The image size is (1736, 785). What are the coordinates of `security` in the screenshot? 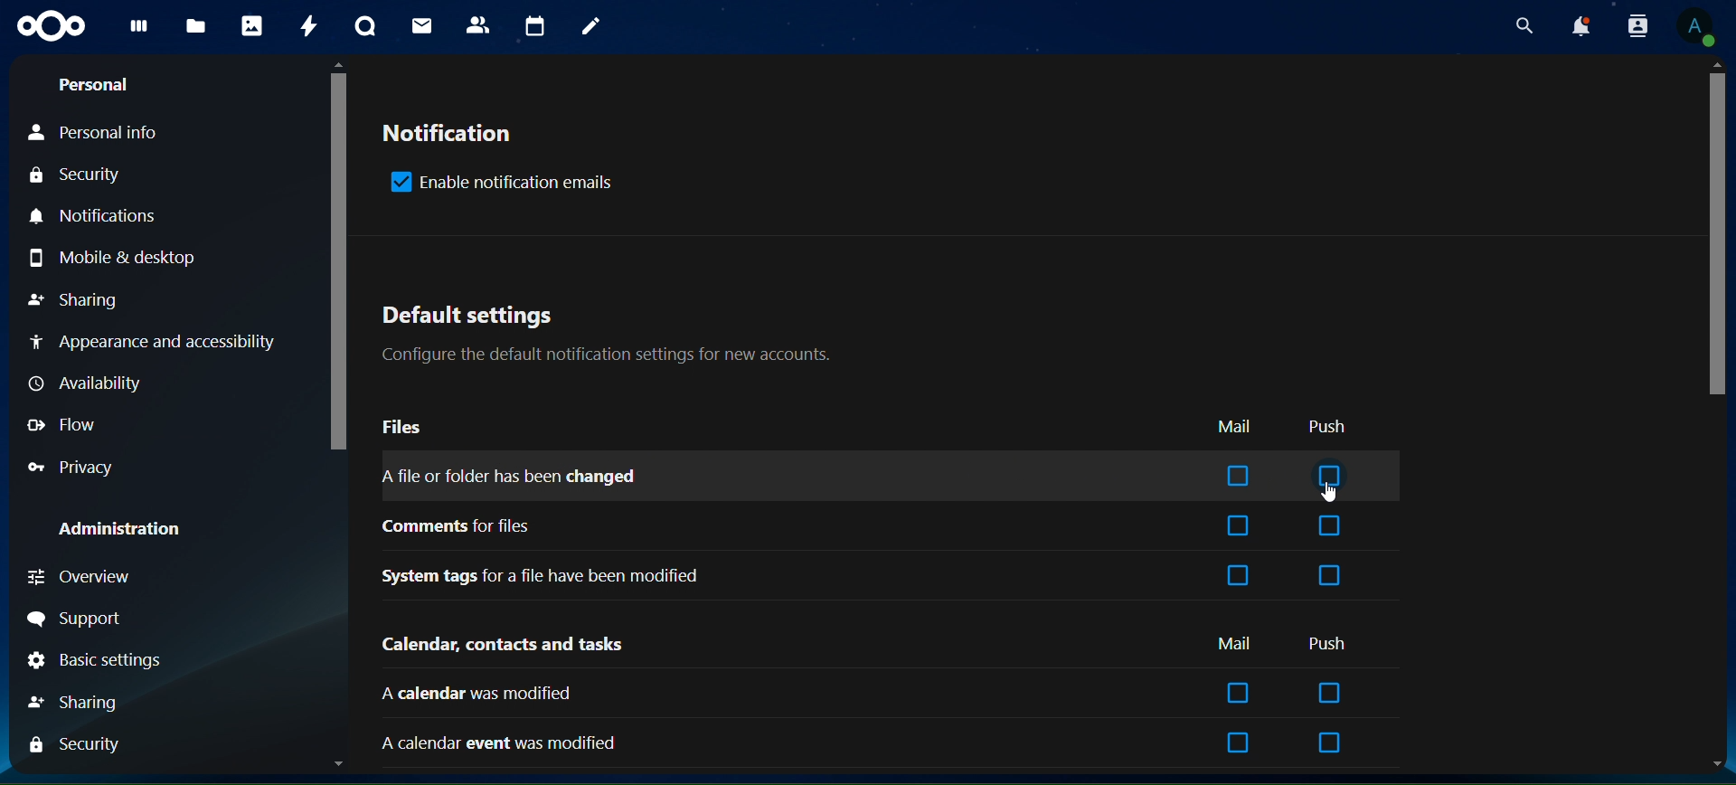 It's located at (75, 743).